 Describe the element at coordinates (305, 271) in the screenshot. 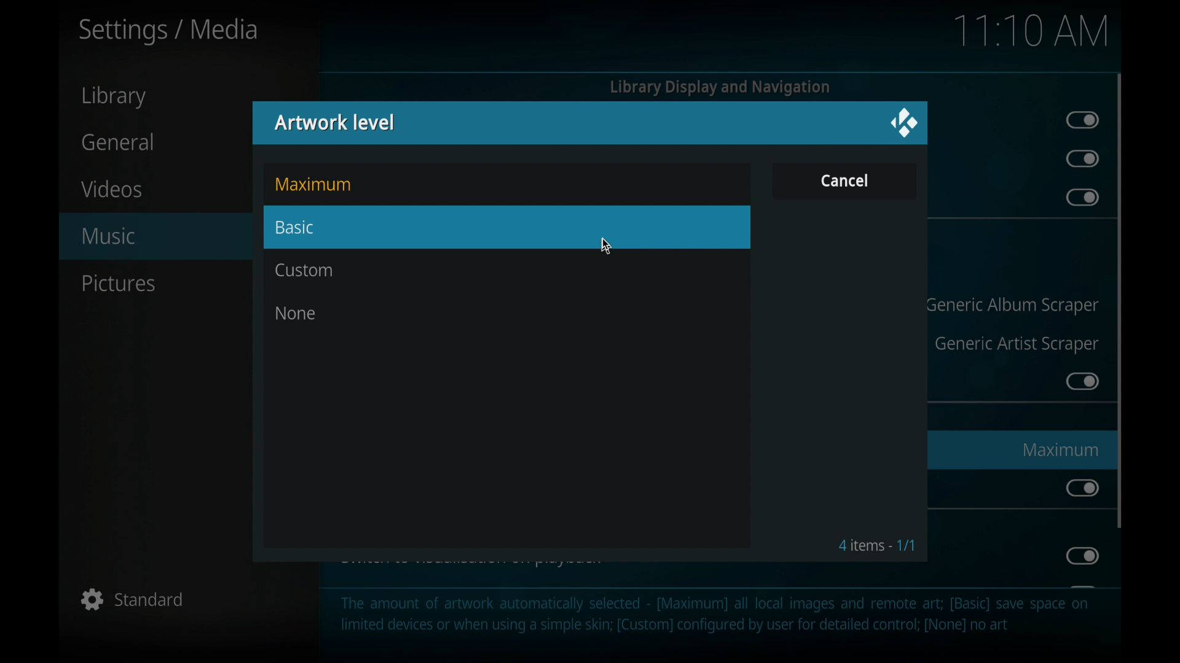

I see `custom` at that location.